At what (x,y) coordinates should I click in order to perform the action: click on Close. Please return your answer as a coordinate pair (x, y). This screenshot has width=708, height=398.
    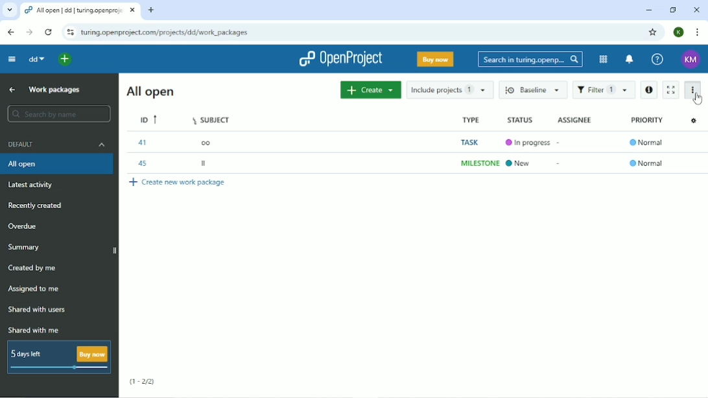
    Looking at the image, I should click on (698, 10).